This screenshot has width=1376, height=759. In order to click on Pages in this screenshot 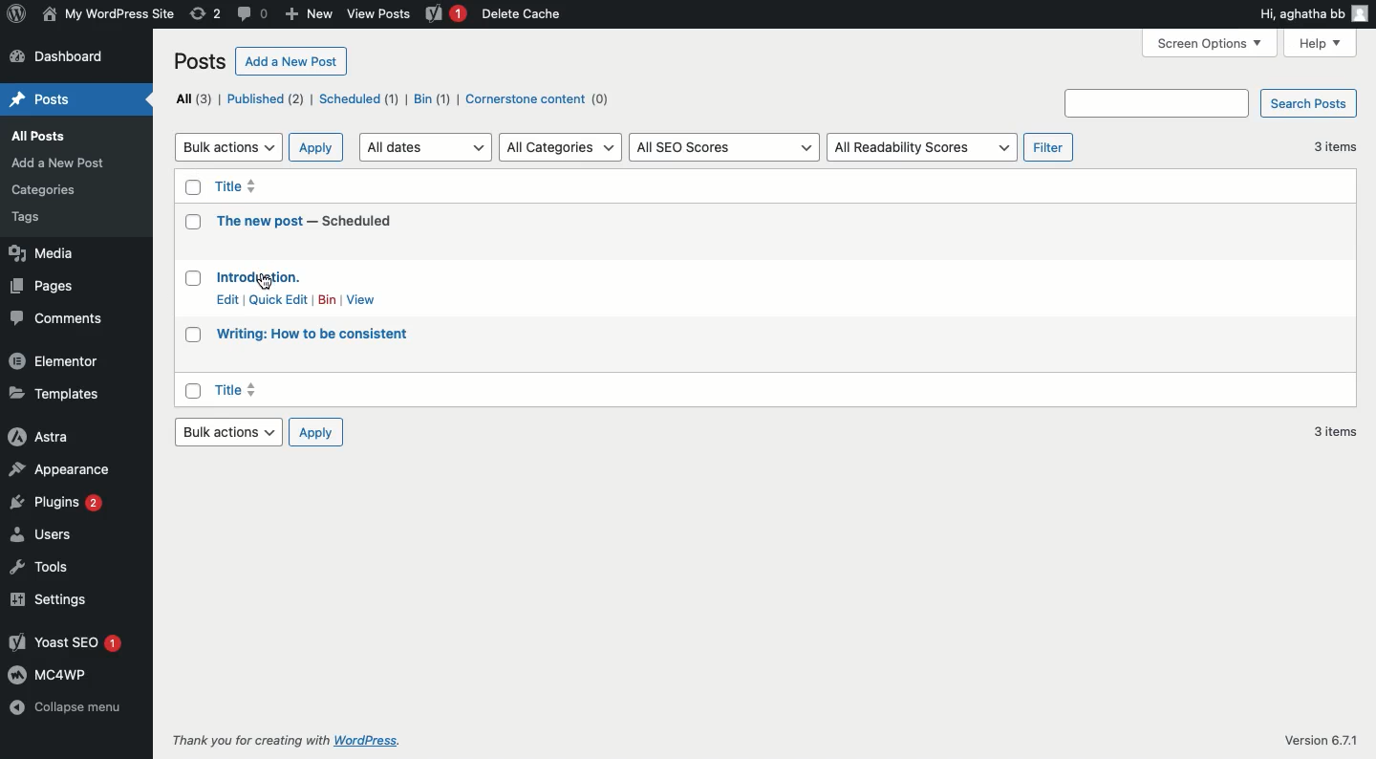, I will do `click(46, 284)`.